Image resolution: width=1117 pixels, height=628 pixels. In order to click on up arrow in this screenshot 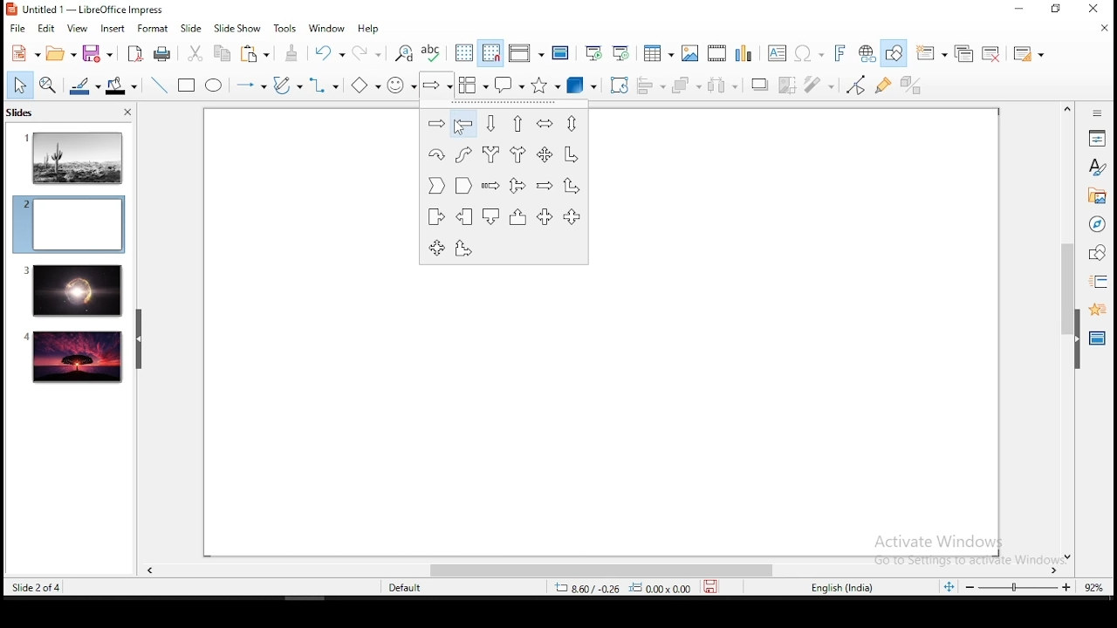, I will do `click(518, 123)`.